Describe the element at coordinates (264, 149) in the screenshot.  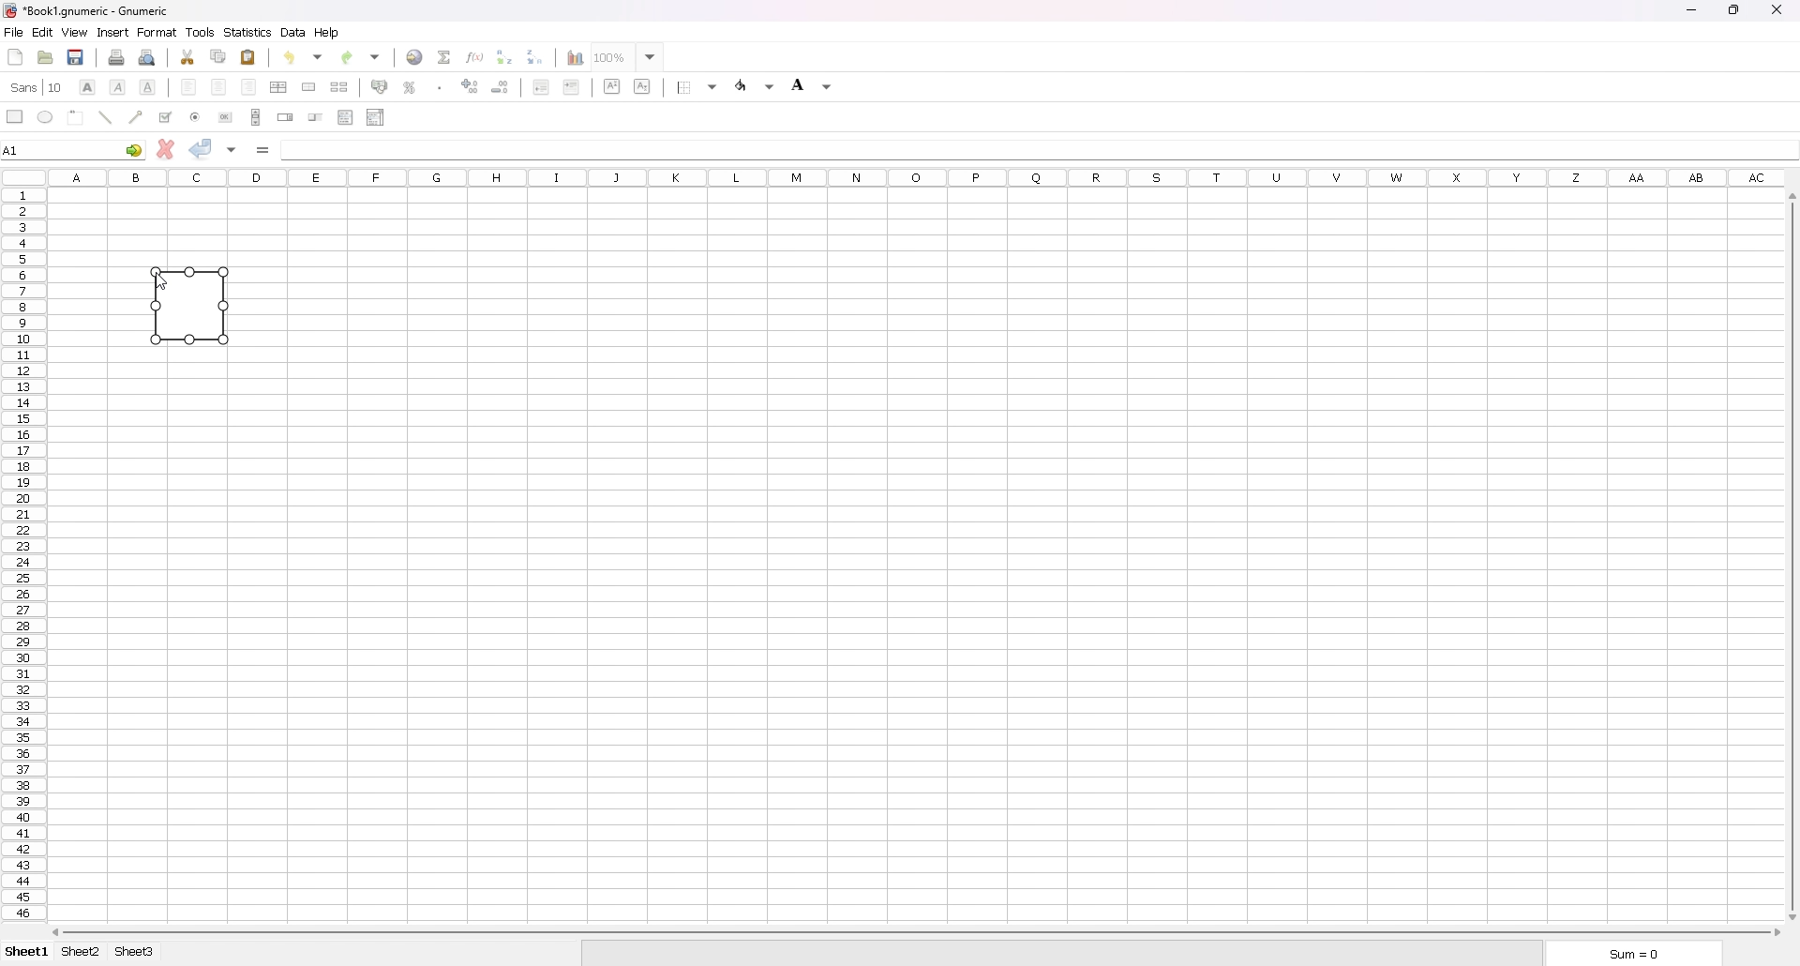
I see `formula` at that location.